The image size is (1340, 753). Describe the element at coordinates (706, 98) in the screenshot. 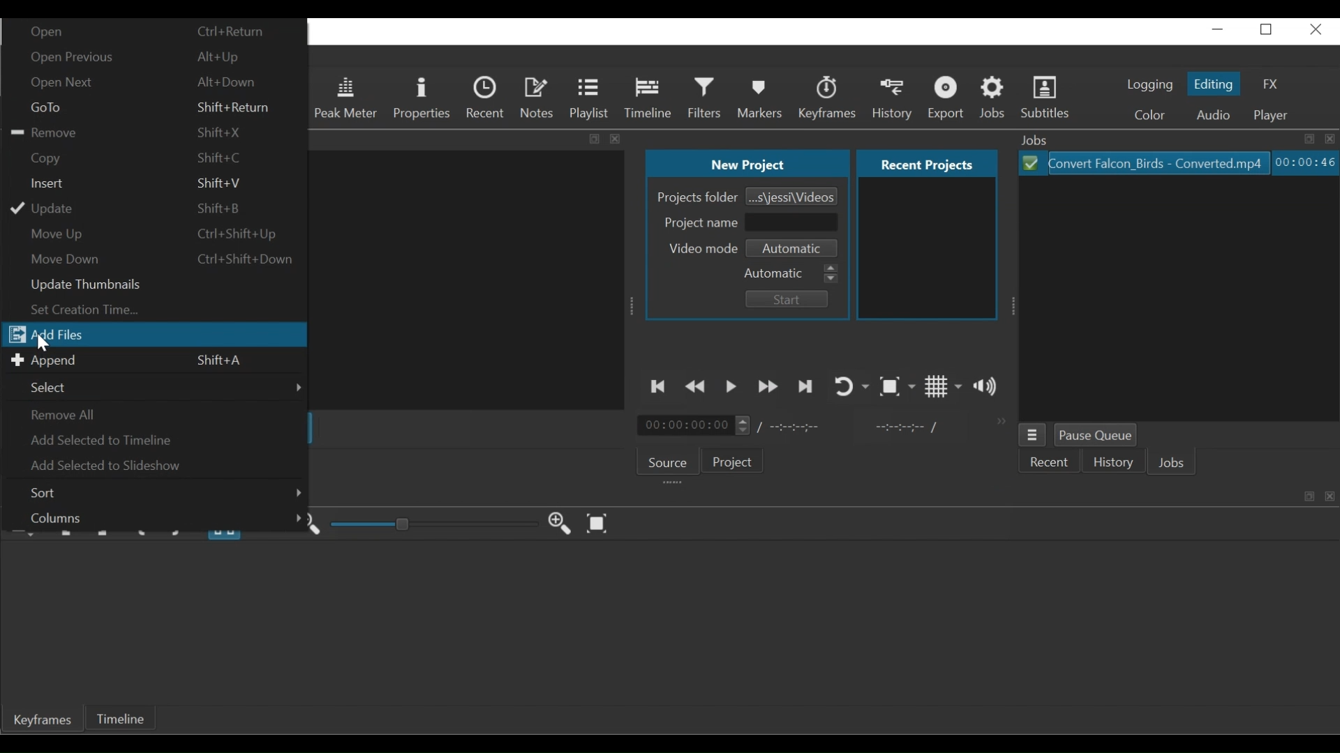

I see `Filters` at that location.